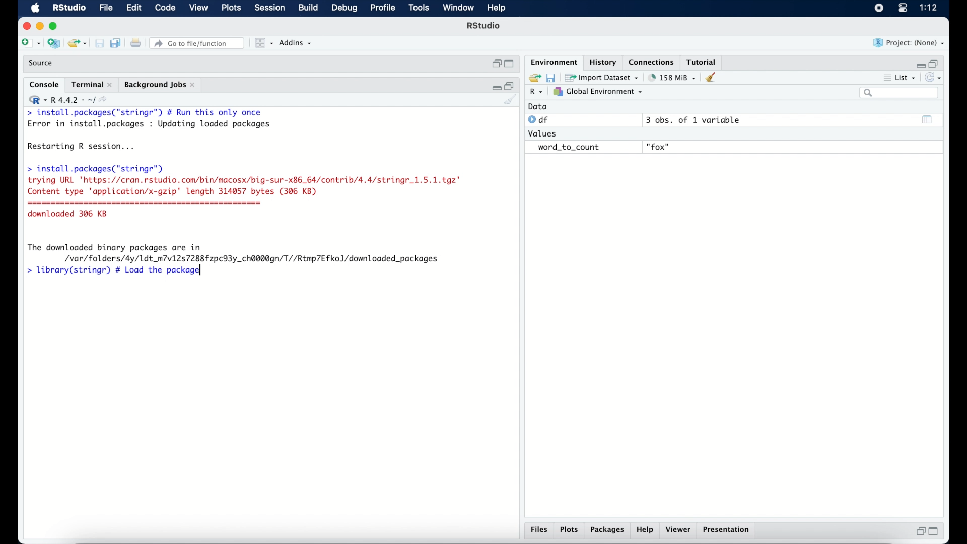 The image size is (967, 544). I want to click on connections, so click(653, 61).